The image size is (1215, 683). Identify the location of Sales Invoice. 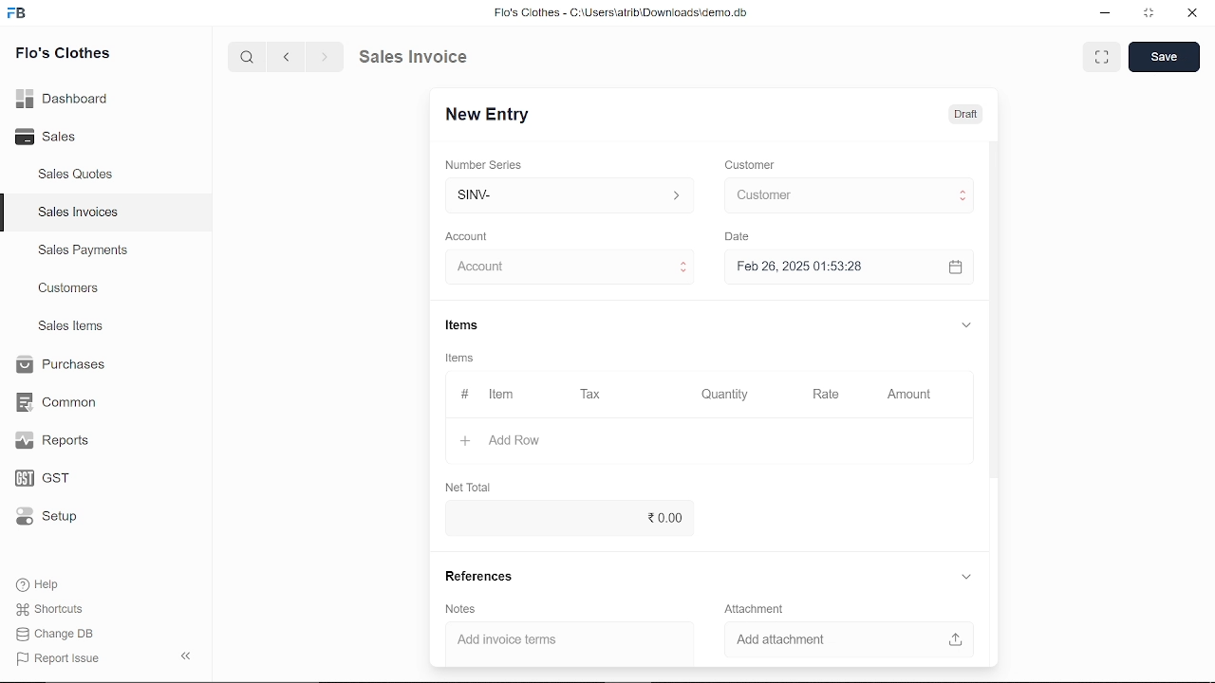
(427, 56).